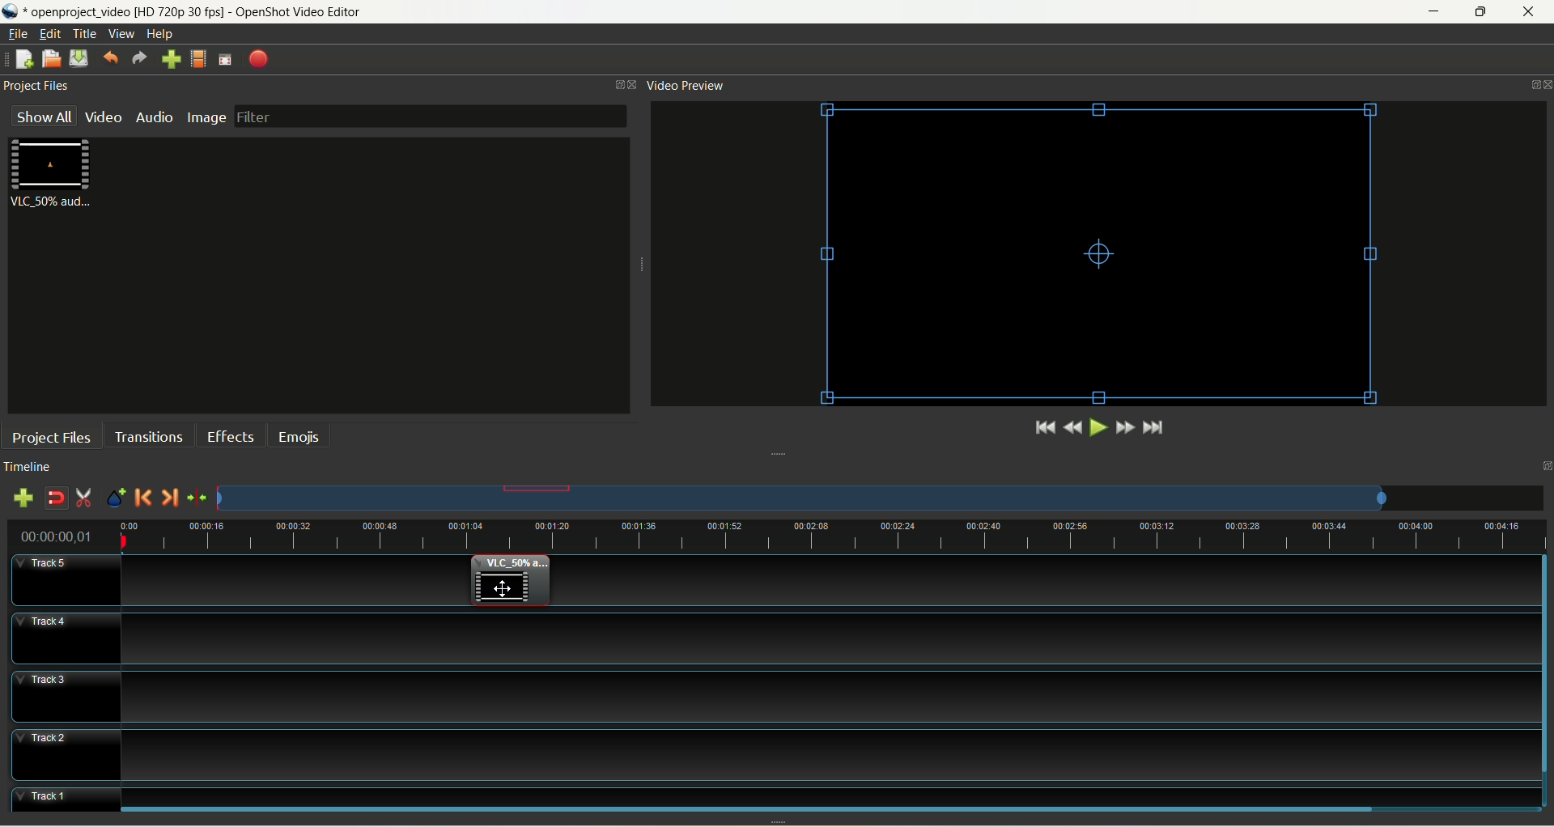 The width and height of the screenshot is (1554, 827). What do you see at coordinates (32, 467) in the screenshot?
I see `timeline` at bounding box center [32, 467].